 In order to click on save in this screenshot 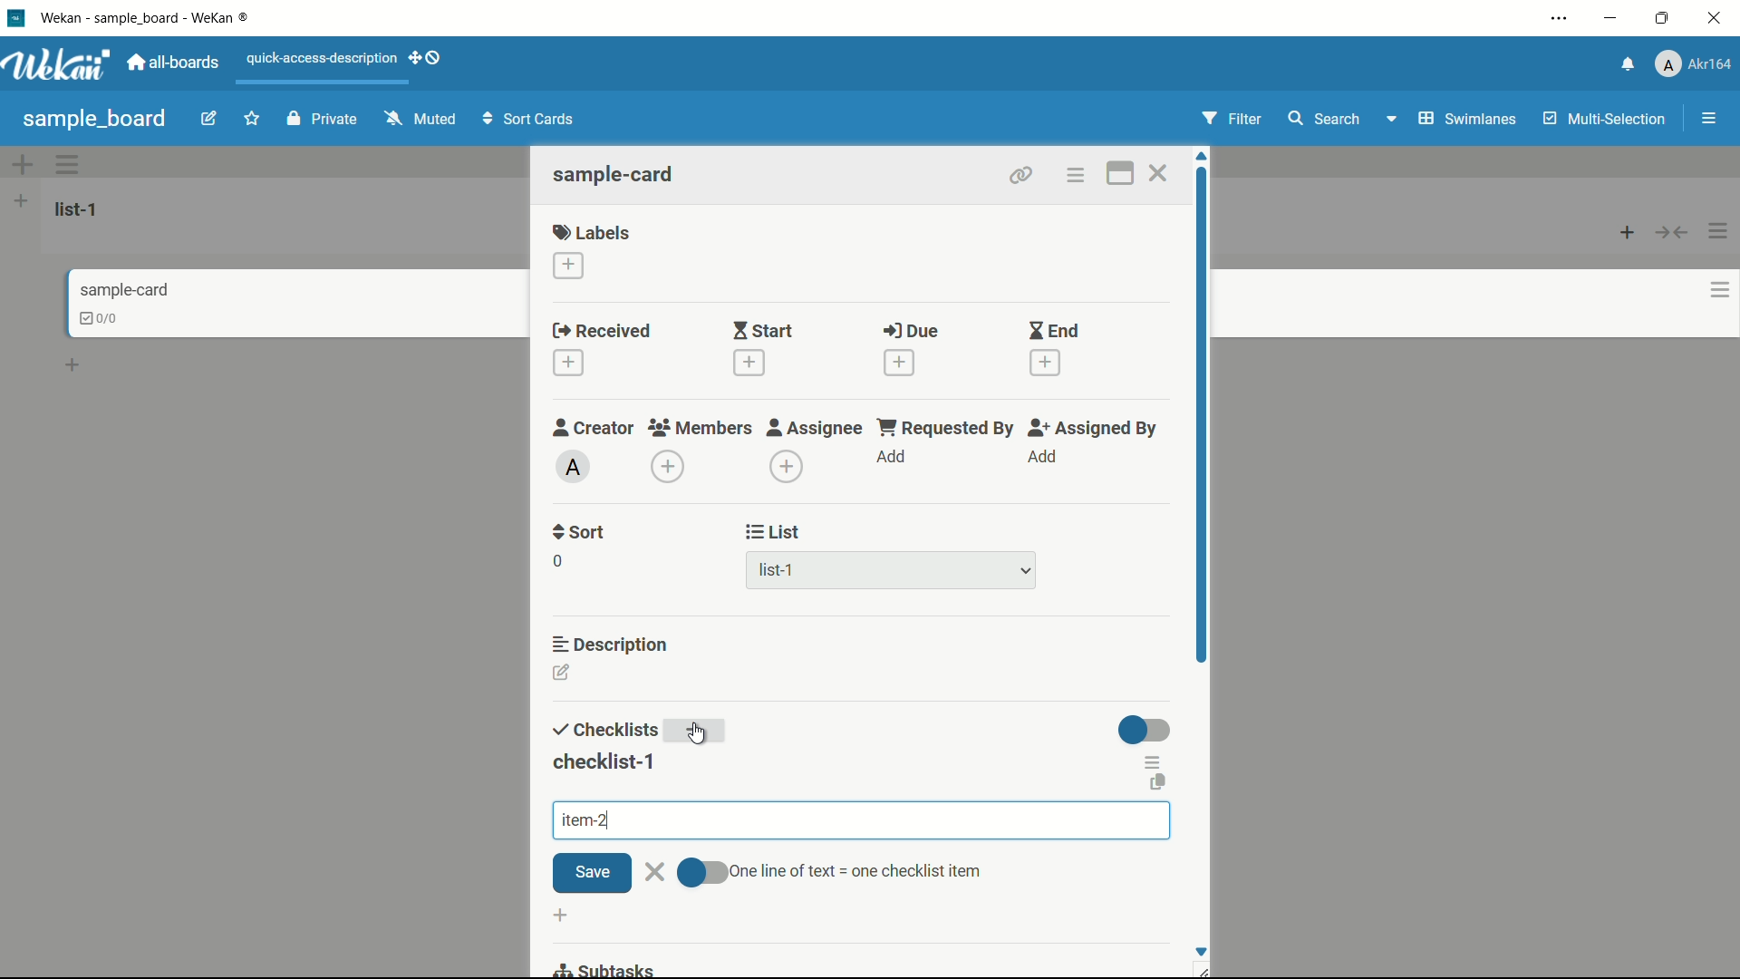, I will do `click(592, 874)`.